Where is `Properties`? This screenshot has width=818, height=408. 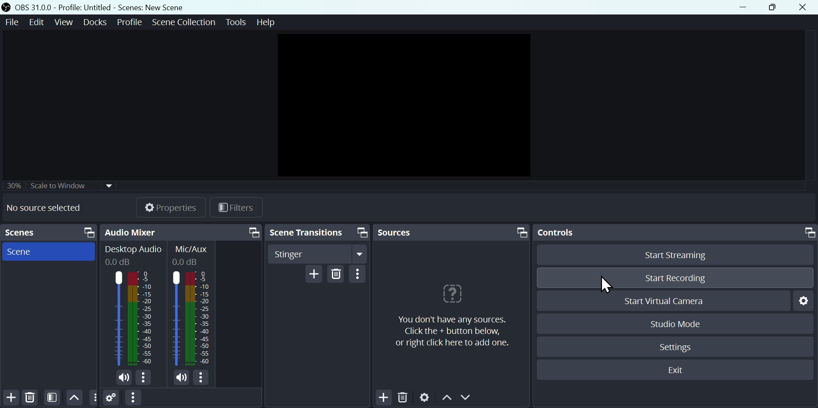
Properties is located at coordinates (170, 206).